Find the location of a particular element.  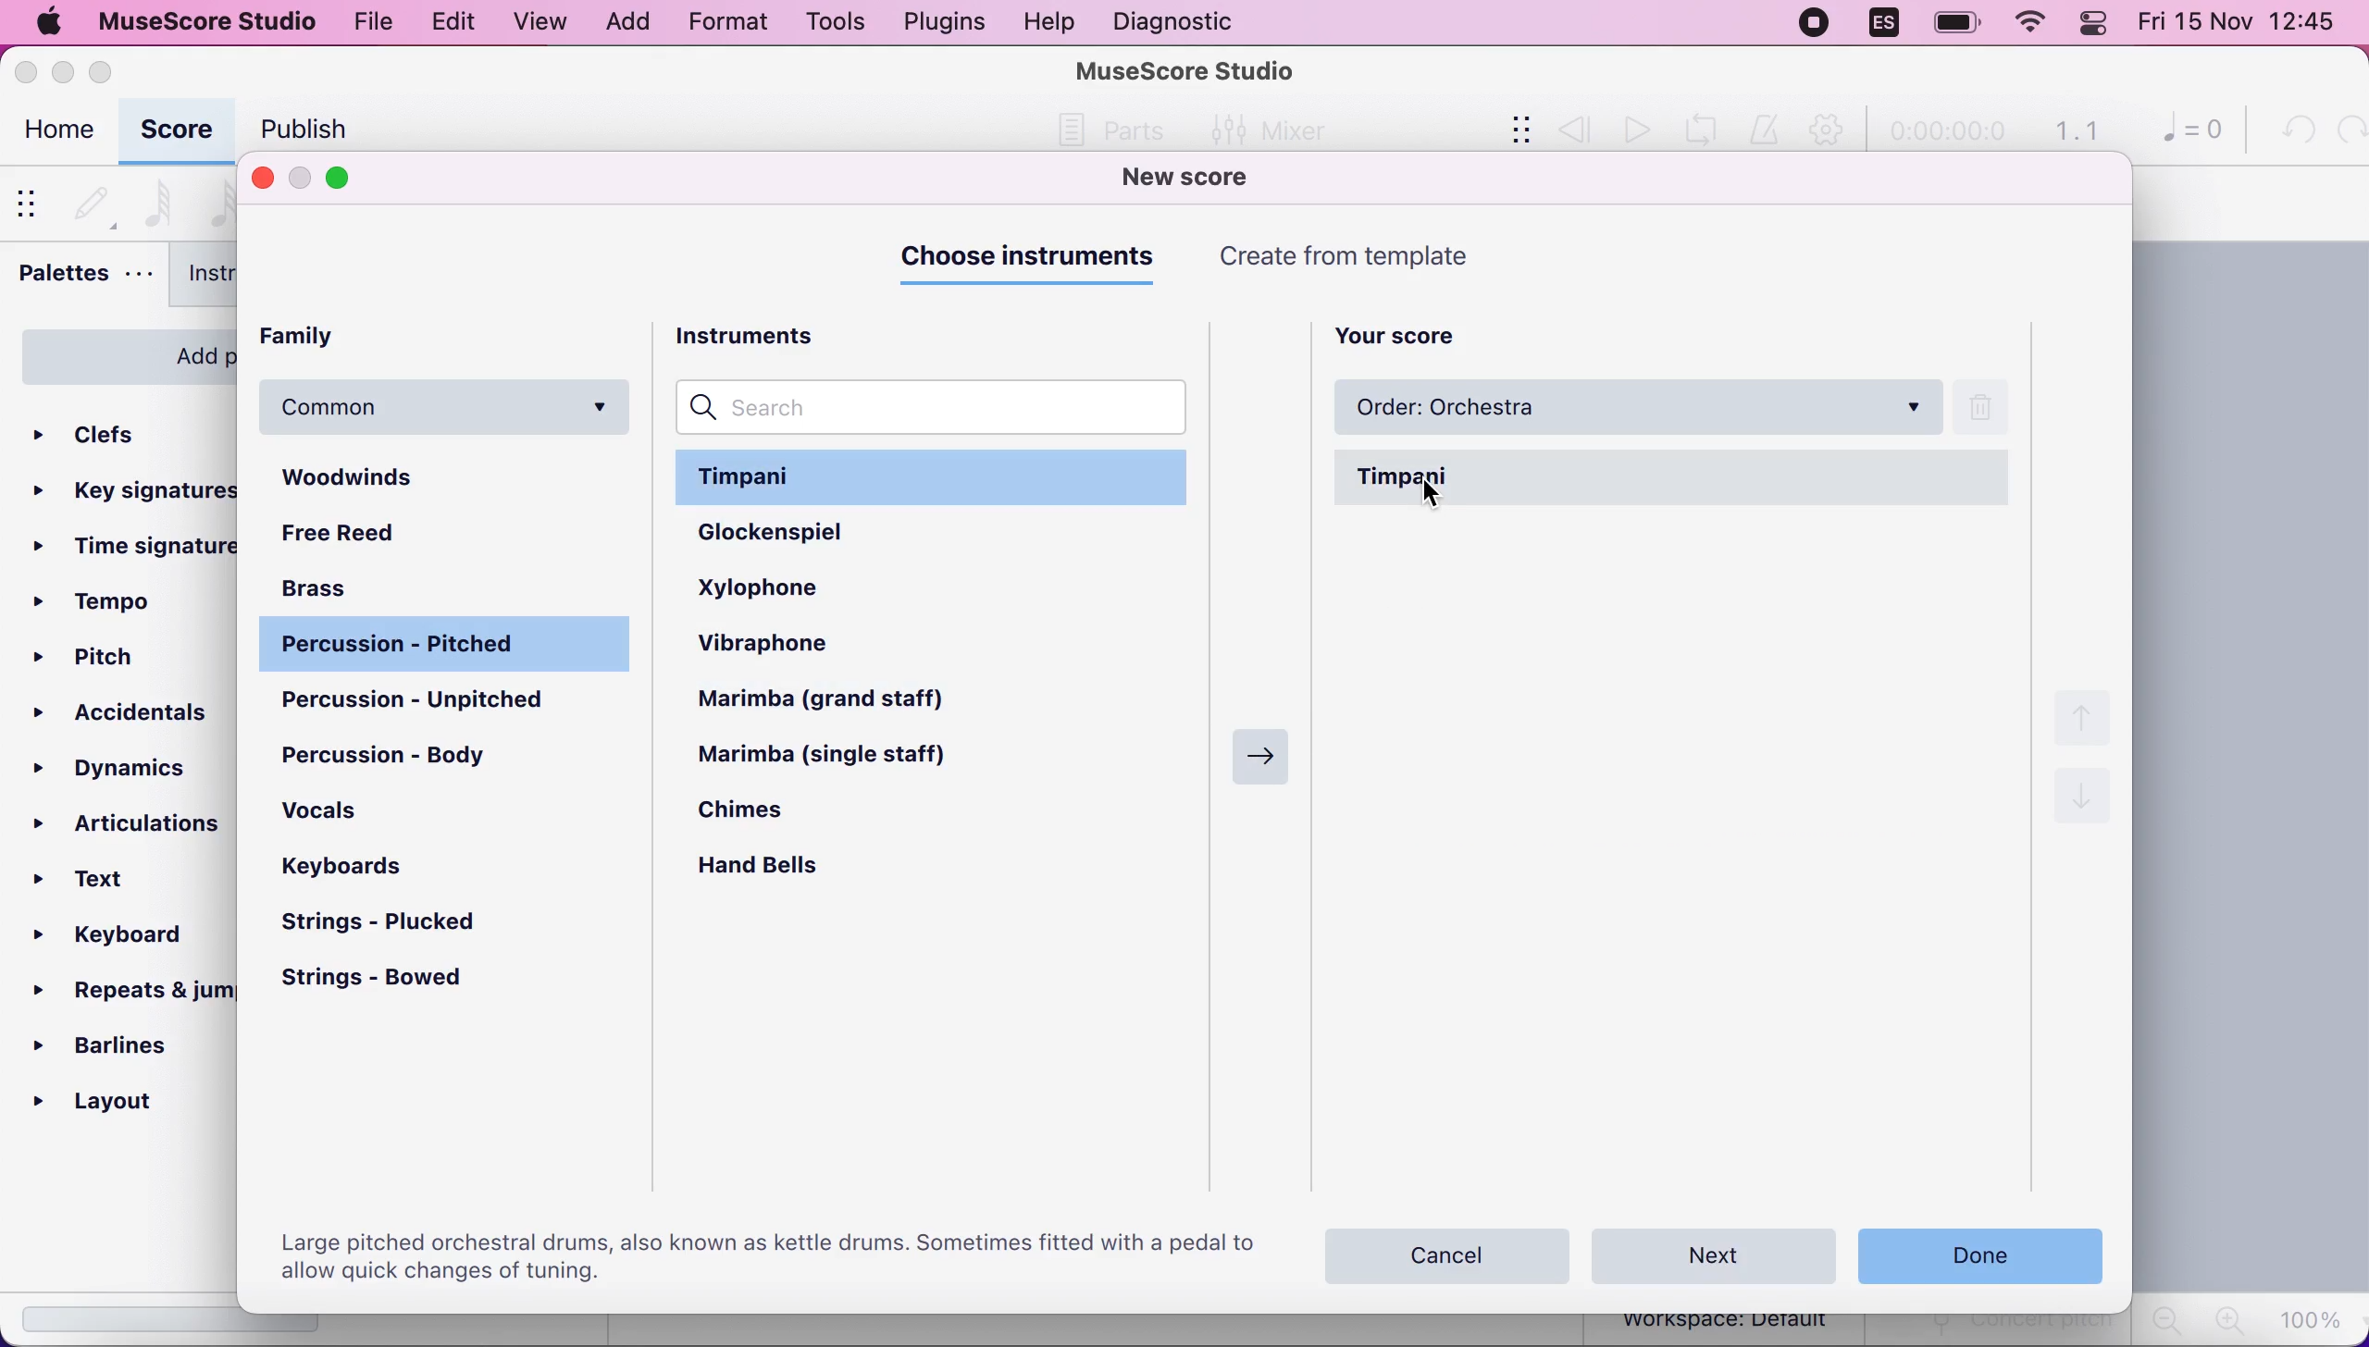

plugins is located at coordinates (942, 22).